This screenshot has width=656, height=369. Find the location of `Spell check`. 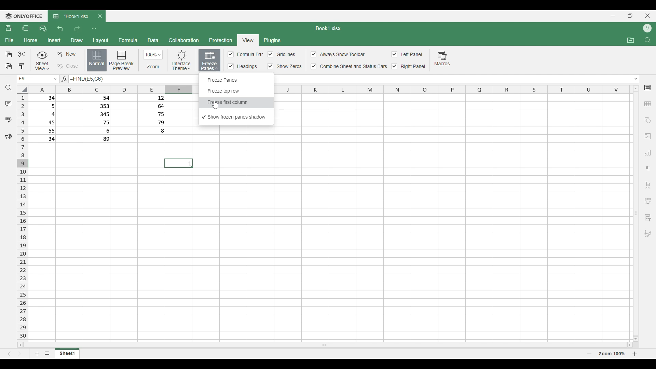

Spell check is located at coordinates (8, 120).